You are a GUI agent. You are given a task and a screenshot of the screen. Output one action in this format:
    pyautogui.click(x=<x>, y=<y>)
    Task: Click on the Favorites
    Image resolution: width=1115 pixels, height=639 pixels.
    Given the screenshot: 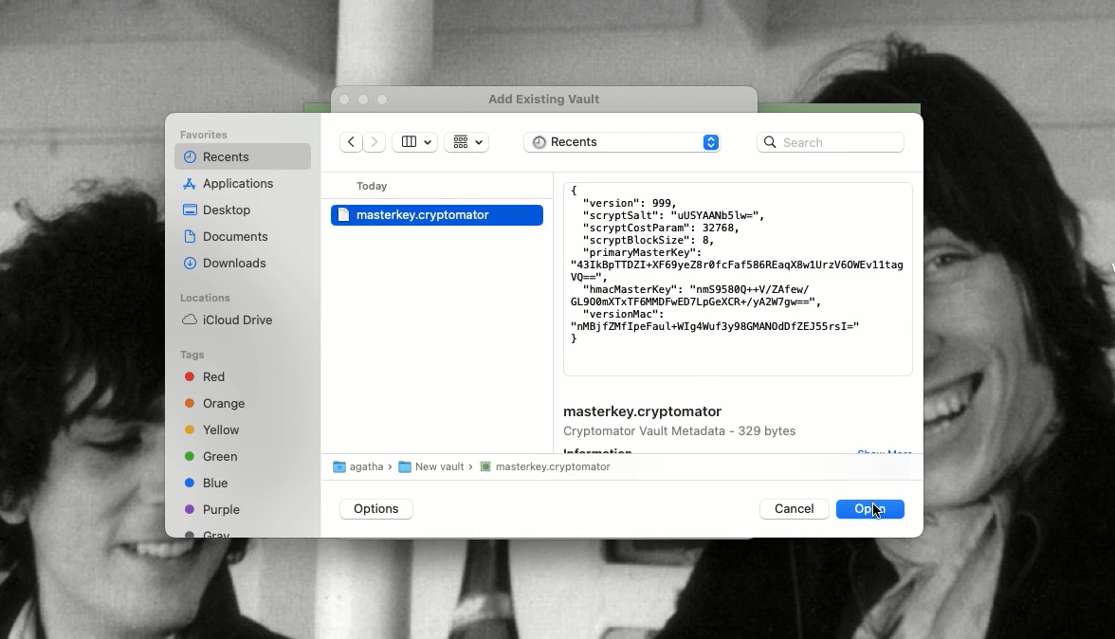 What is the action you would take?
    pyautogui.click(x=208, y=136)
    